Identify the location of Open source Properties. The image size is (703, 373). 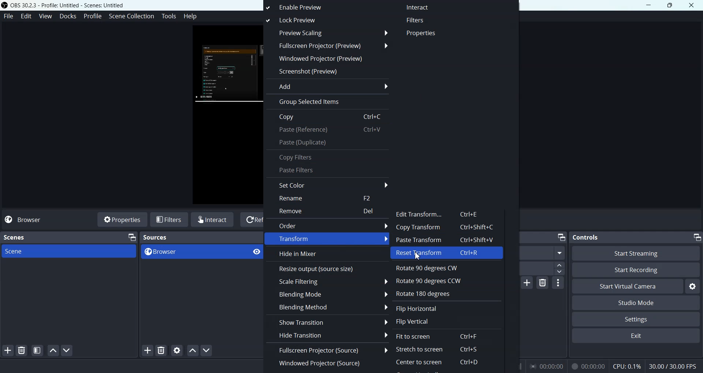
(177, 350).